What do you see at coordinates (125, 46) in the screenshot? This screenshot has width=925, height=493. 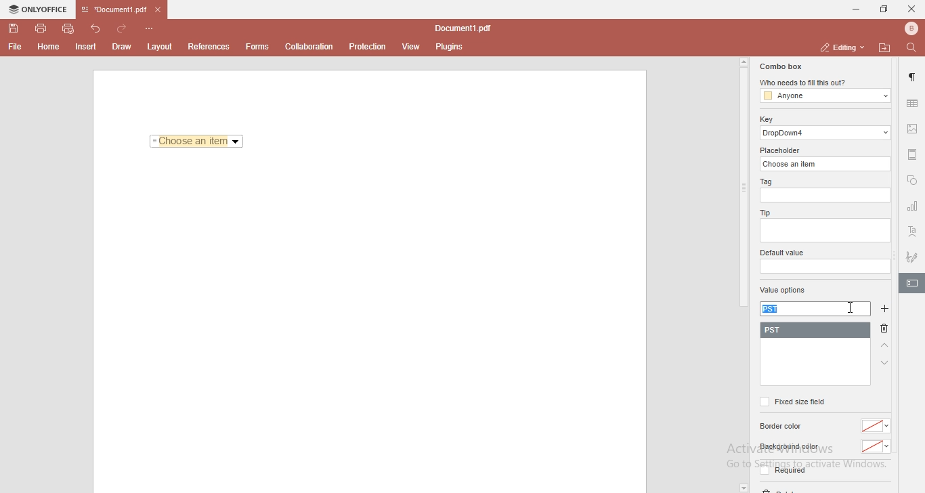 I see `Draw` at bounding box center [125, 46].